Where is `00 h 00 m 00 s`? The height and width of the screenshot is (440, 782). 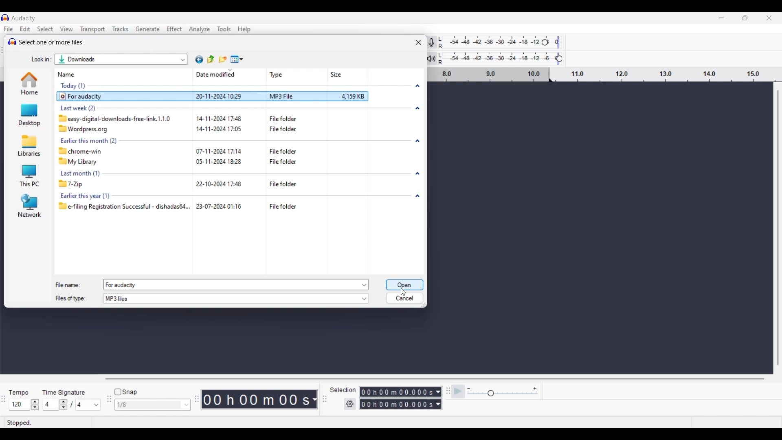 00 h 00 m 00 s is located at coordinates (261, 400).